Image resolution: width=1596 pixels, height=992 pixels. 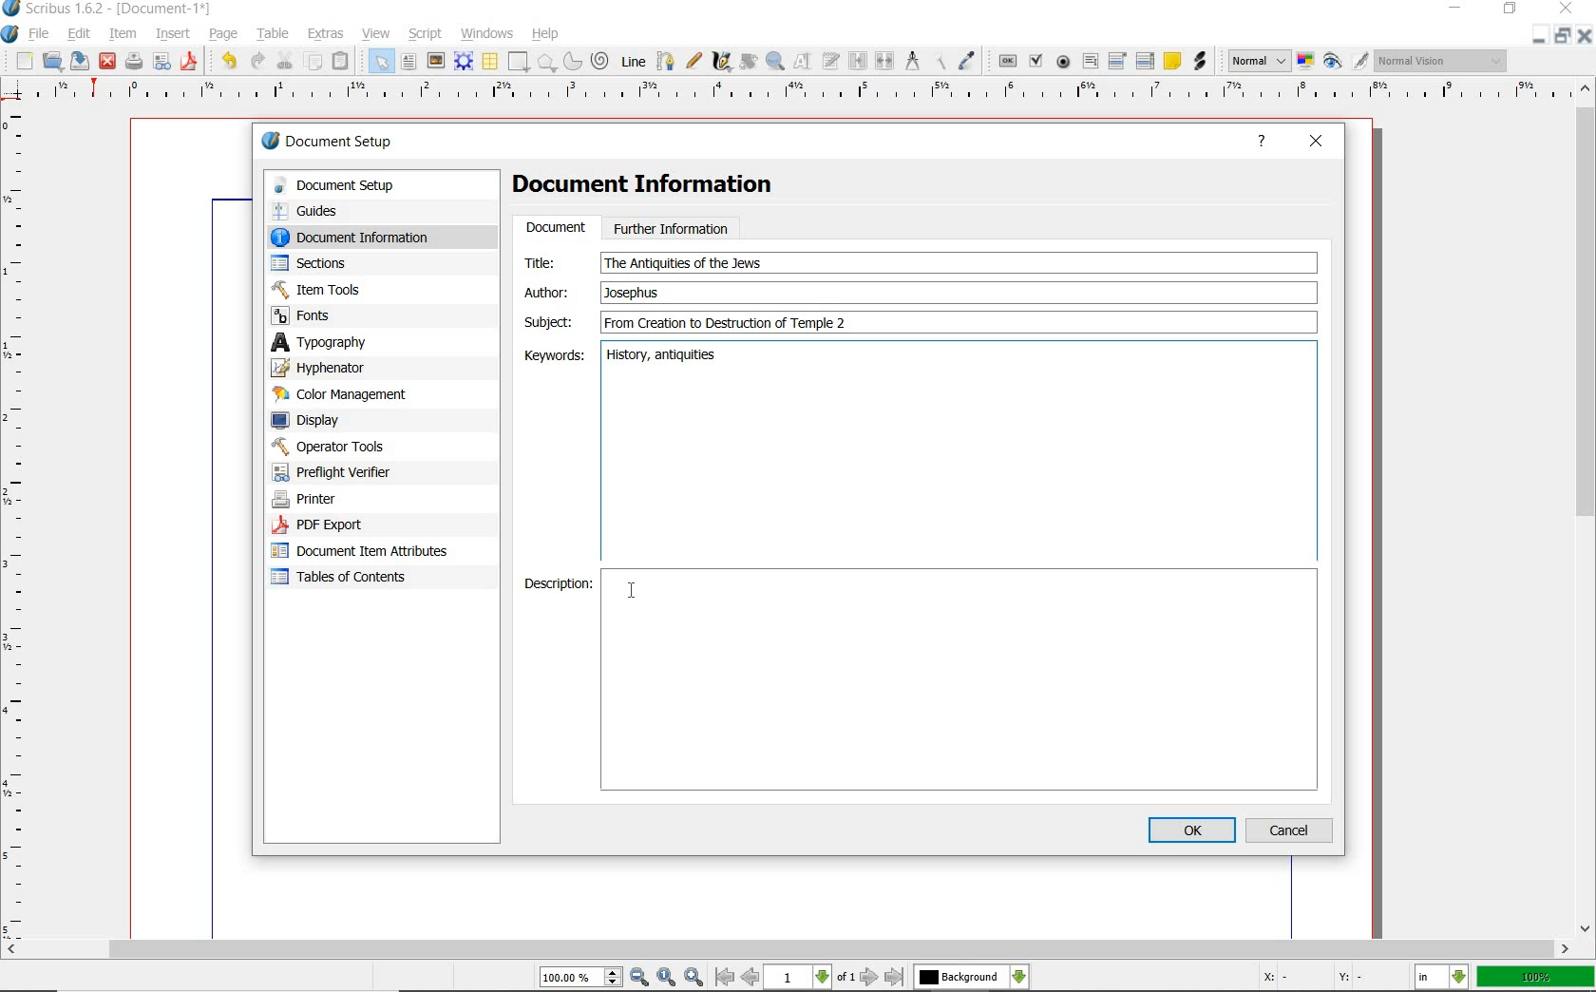 What do you see at coordinates (557, 585) in the screenshot?
I see `Description` at bounding box center [557, 585].